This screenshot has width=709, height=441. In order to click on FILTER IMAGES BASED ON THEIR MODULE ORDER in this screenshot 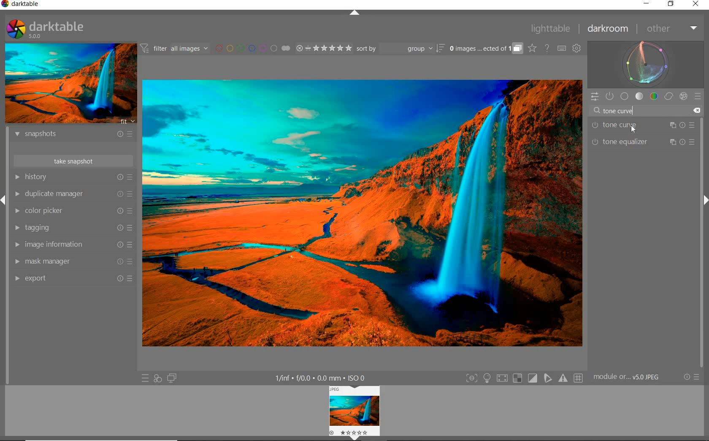, I will do `click(174, 49)`.